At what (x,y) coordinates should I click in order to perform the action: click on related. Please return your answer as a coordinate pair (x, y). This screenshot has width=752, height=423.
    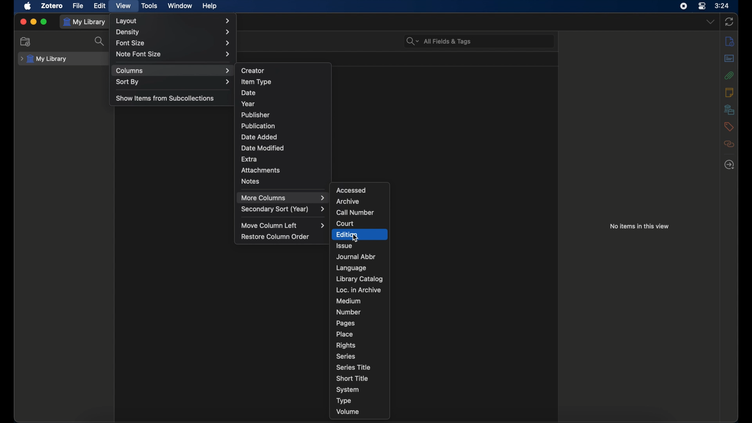
    Looking at the image, I should click on (729, 144).